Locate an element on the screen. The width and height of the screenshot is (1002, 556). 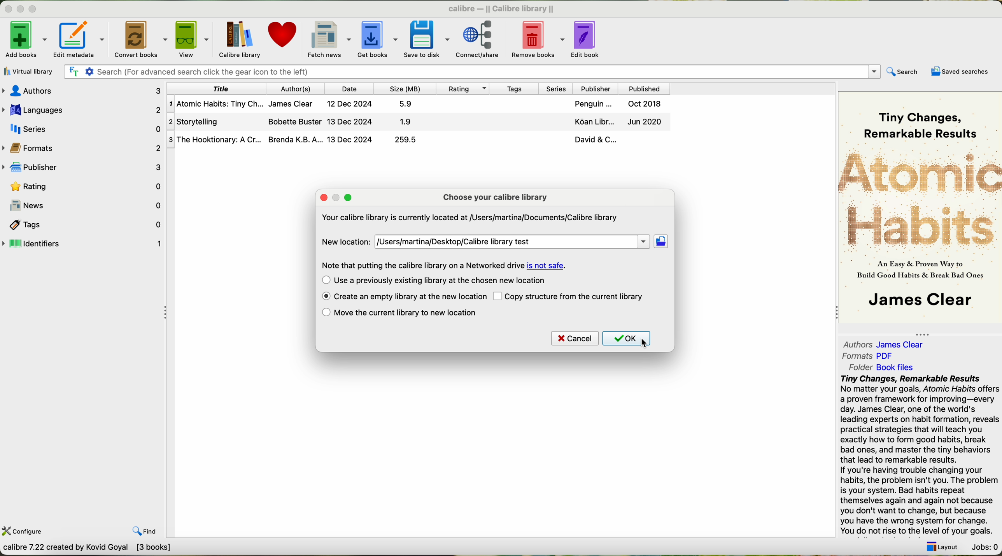
maximize program is located at coordinates (37, 9).